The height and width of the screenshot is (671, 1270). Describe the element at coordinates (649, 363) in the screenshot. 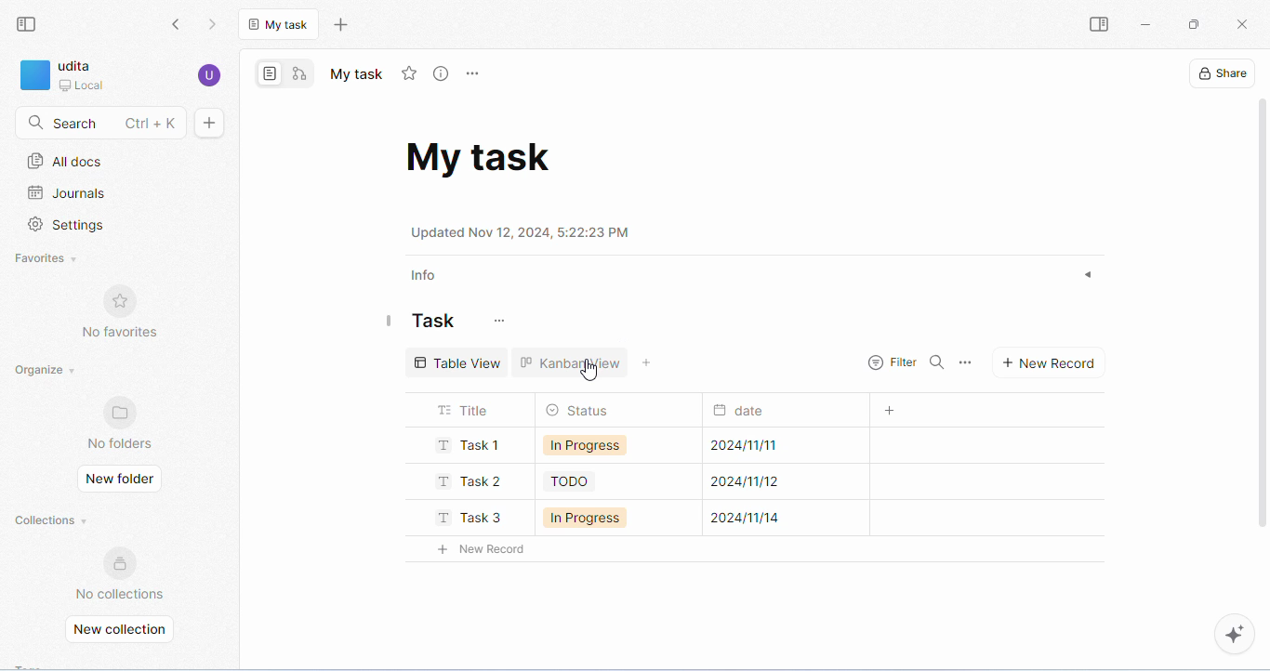

I see `change view` at that location.